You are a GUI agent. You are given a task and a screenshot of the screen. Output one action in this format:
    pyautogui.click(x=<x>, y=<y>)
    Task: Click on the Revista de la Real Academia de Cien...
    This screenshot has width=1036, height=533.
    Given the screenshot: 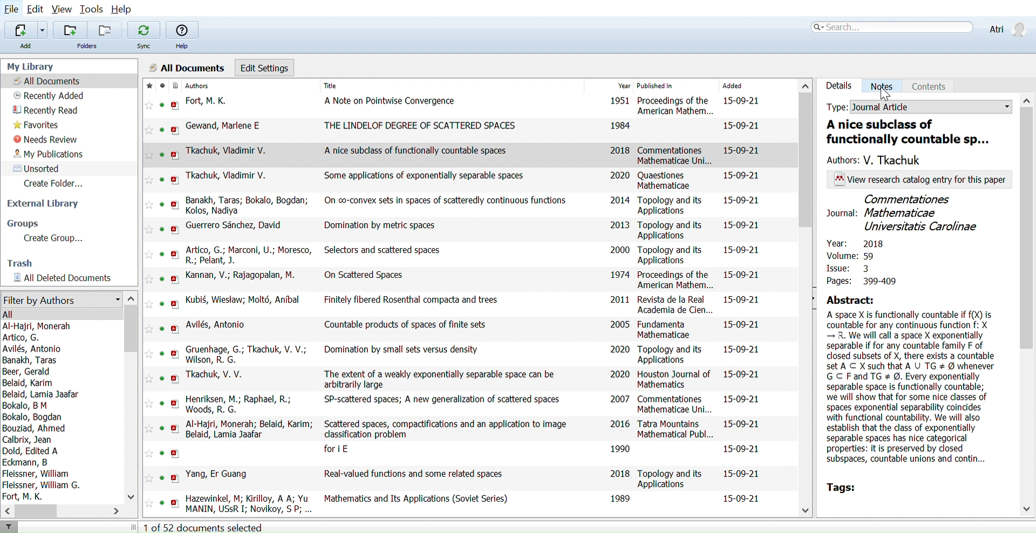 What is the action you would take?
    pyautogui.click(x=677, y=305)
    